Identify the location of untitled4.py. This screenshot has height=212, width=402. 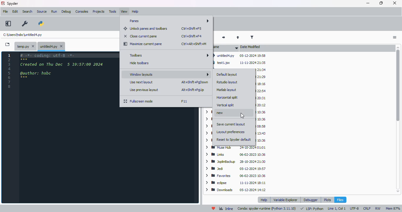
(22, 34).